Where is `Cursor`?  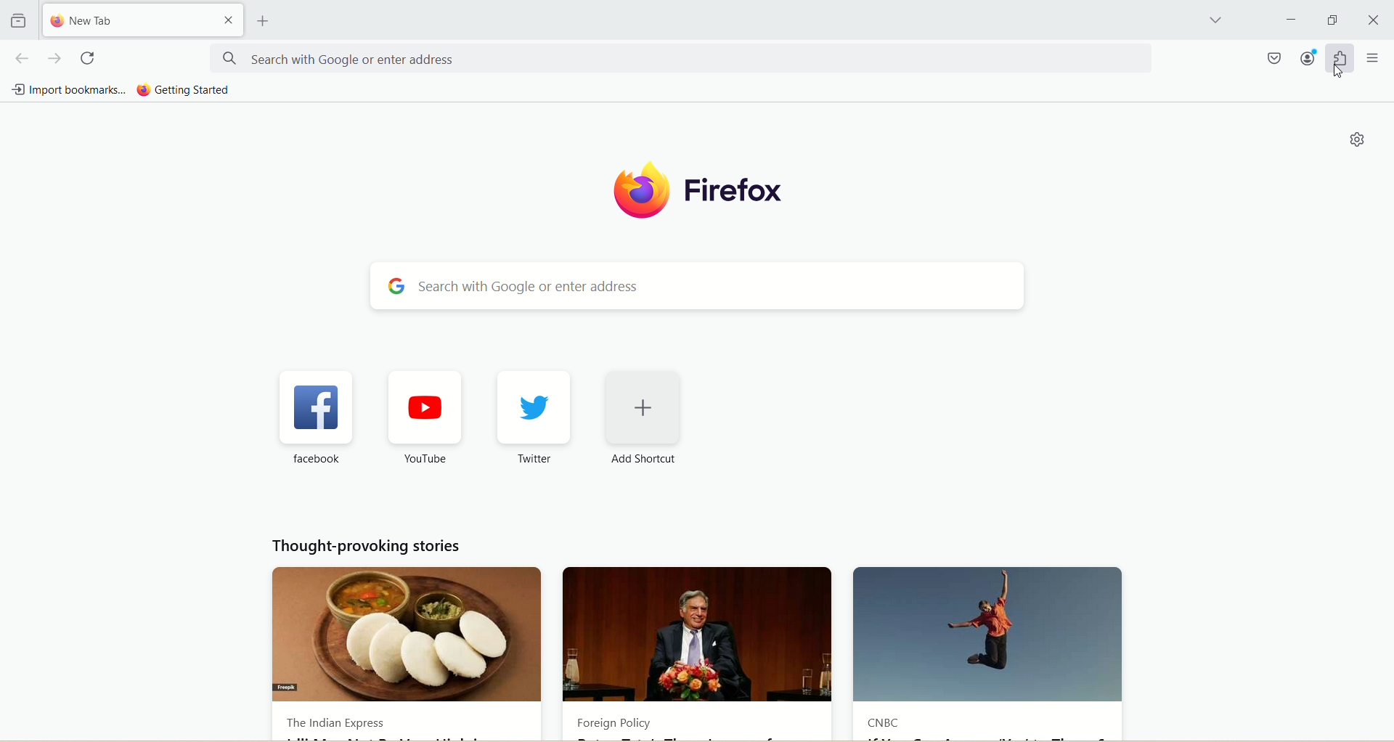 Cursor is located at coordinates (1338, 71).